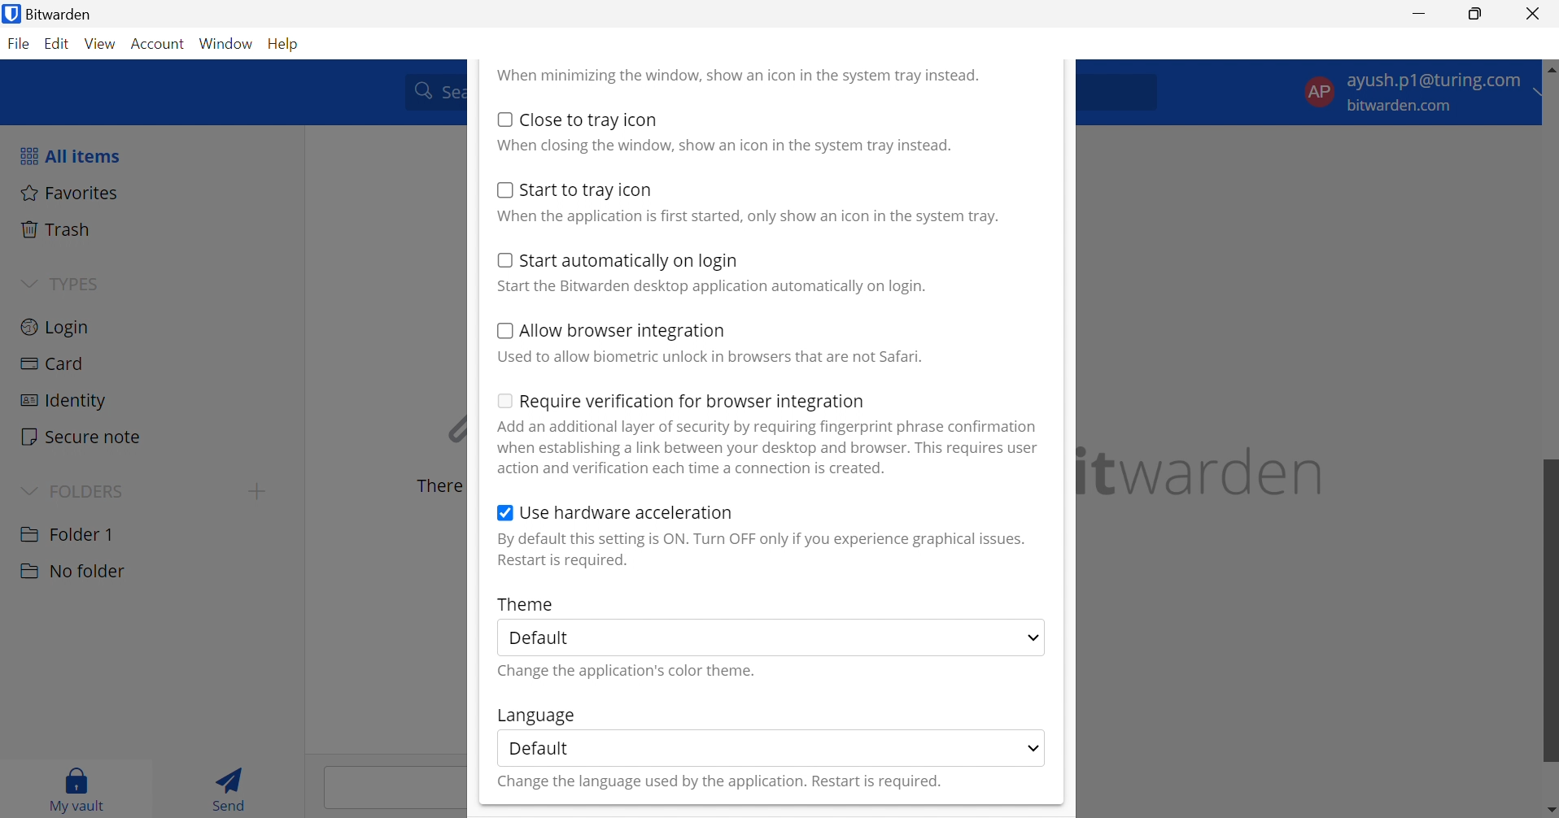 The height and width of the screenshot is (818, 1559). What do you see at coordinates (546, 638) in the screenshot?
I see `Default` at bounding box center [546, 638].